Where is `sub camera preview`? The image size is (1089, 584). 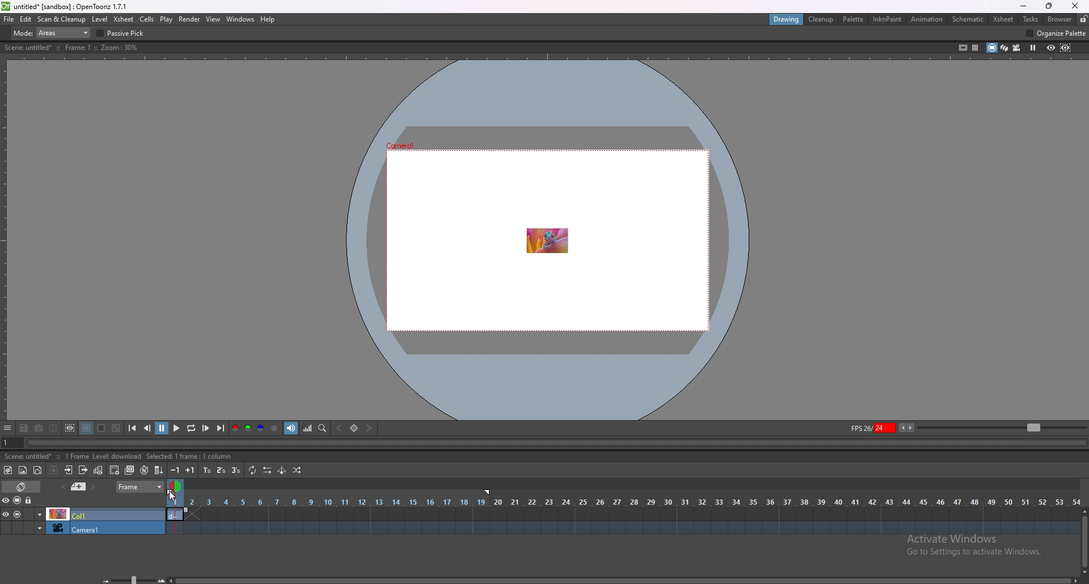 sub camera preview is located at coordinates (1066, 48).